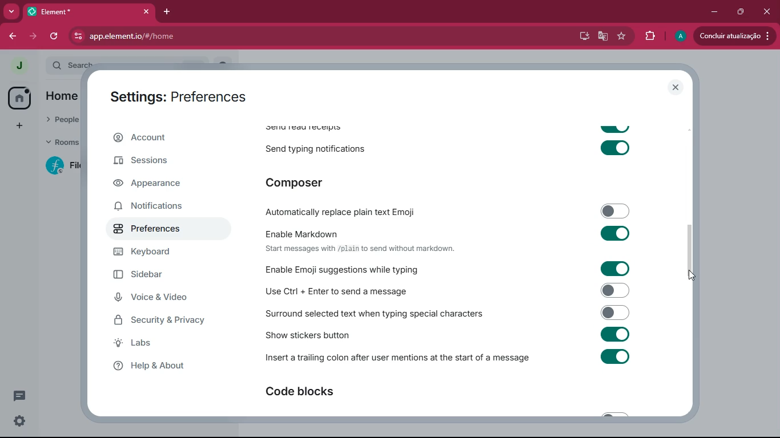 This screenshot has height=438, width=780. What do you see at coordinates (739, 11) in the screenshot?
I see `maximize` at bounding box center [739, 11].